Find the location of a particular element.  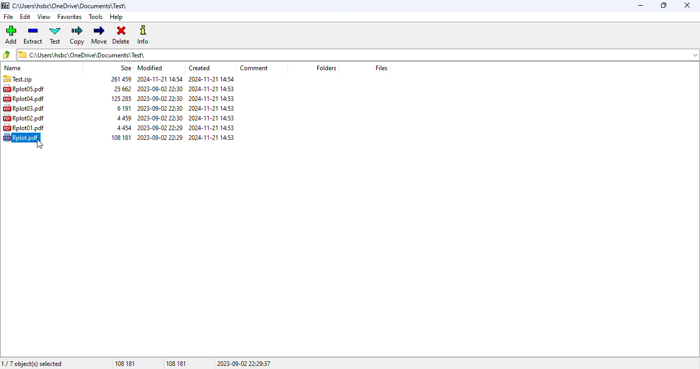

file is located at coordinates (8, 17).